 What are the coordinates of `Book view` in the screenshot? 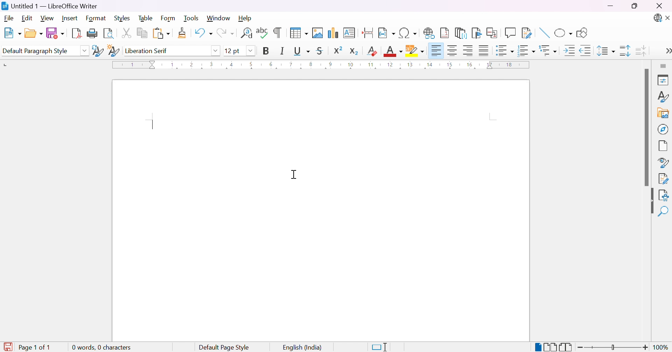 It's located at (566, 347).